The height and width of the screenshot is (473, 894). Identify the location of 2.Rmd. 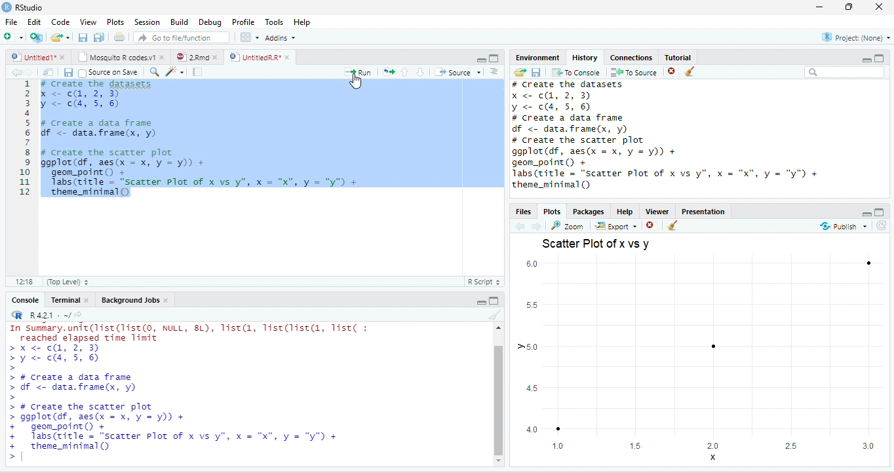
(191, 57).